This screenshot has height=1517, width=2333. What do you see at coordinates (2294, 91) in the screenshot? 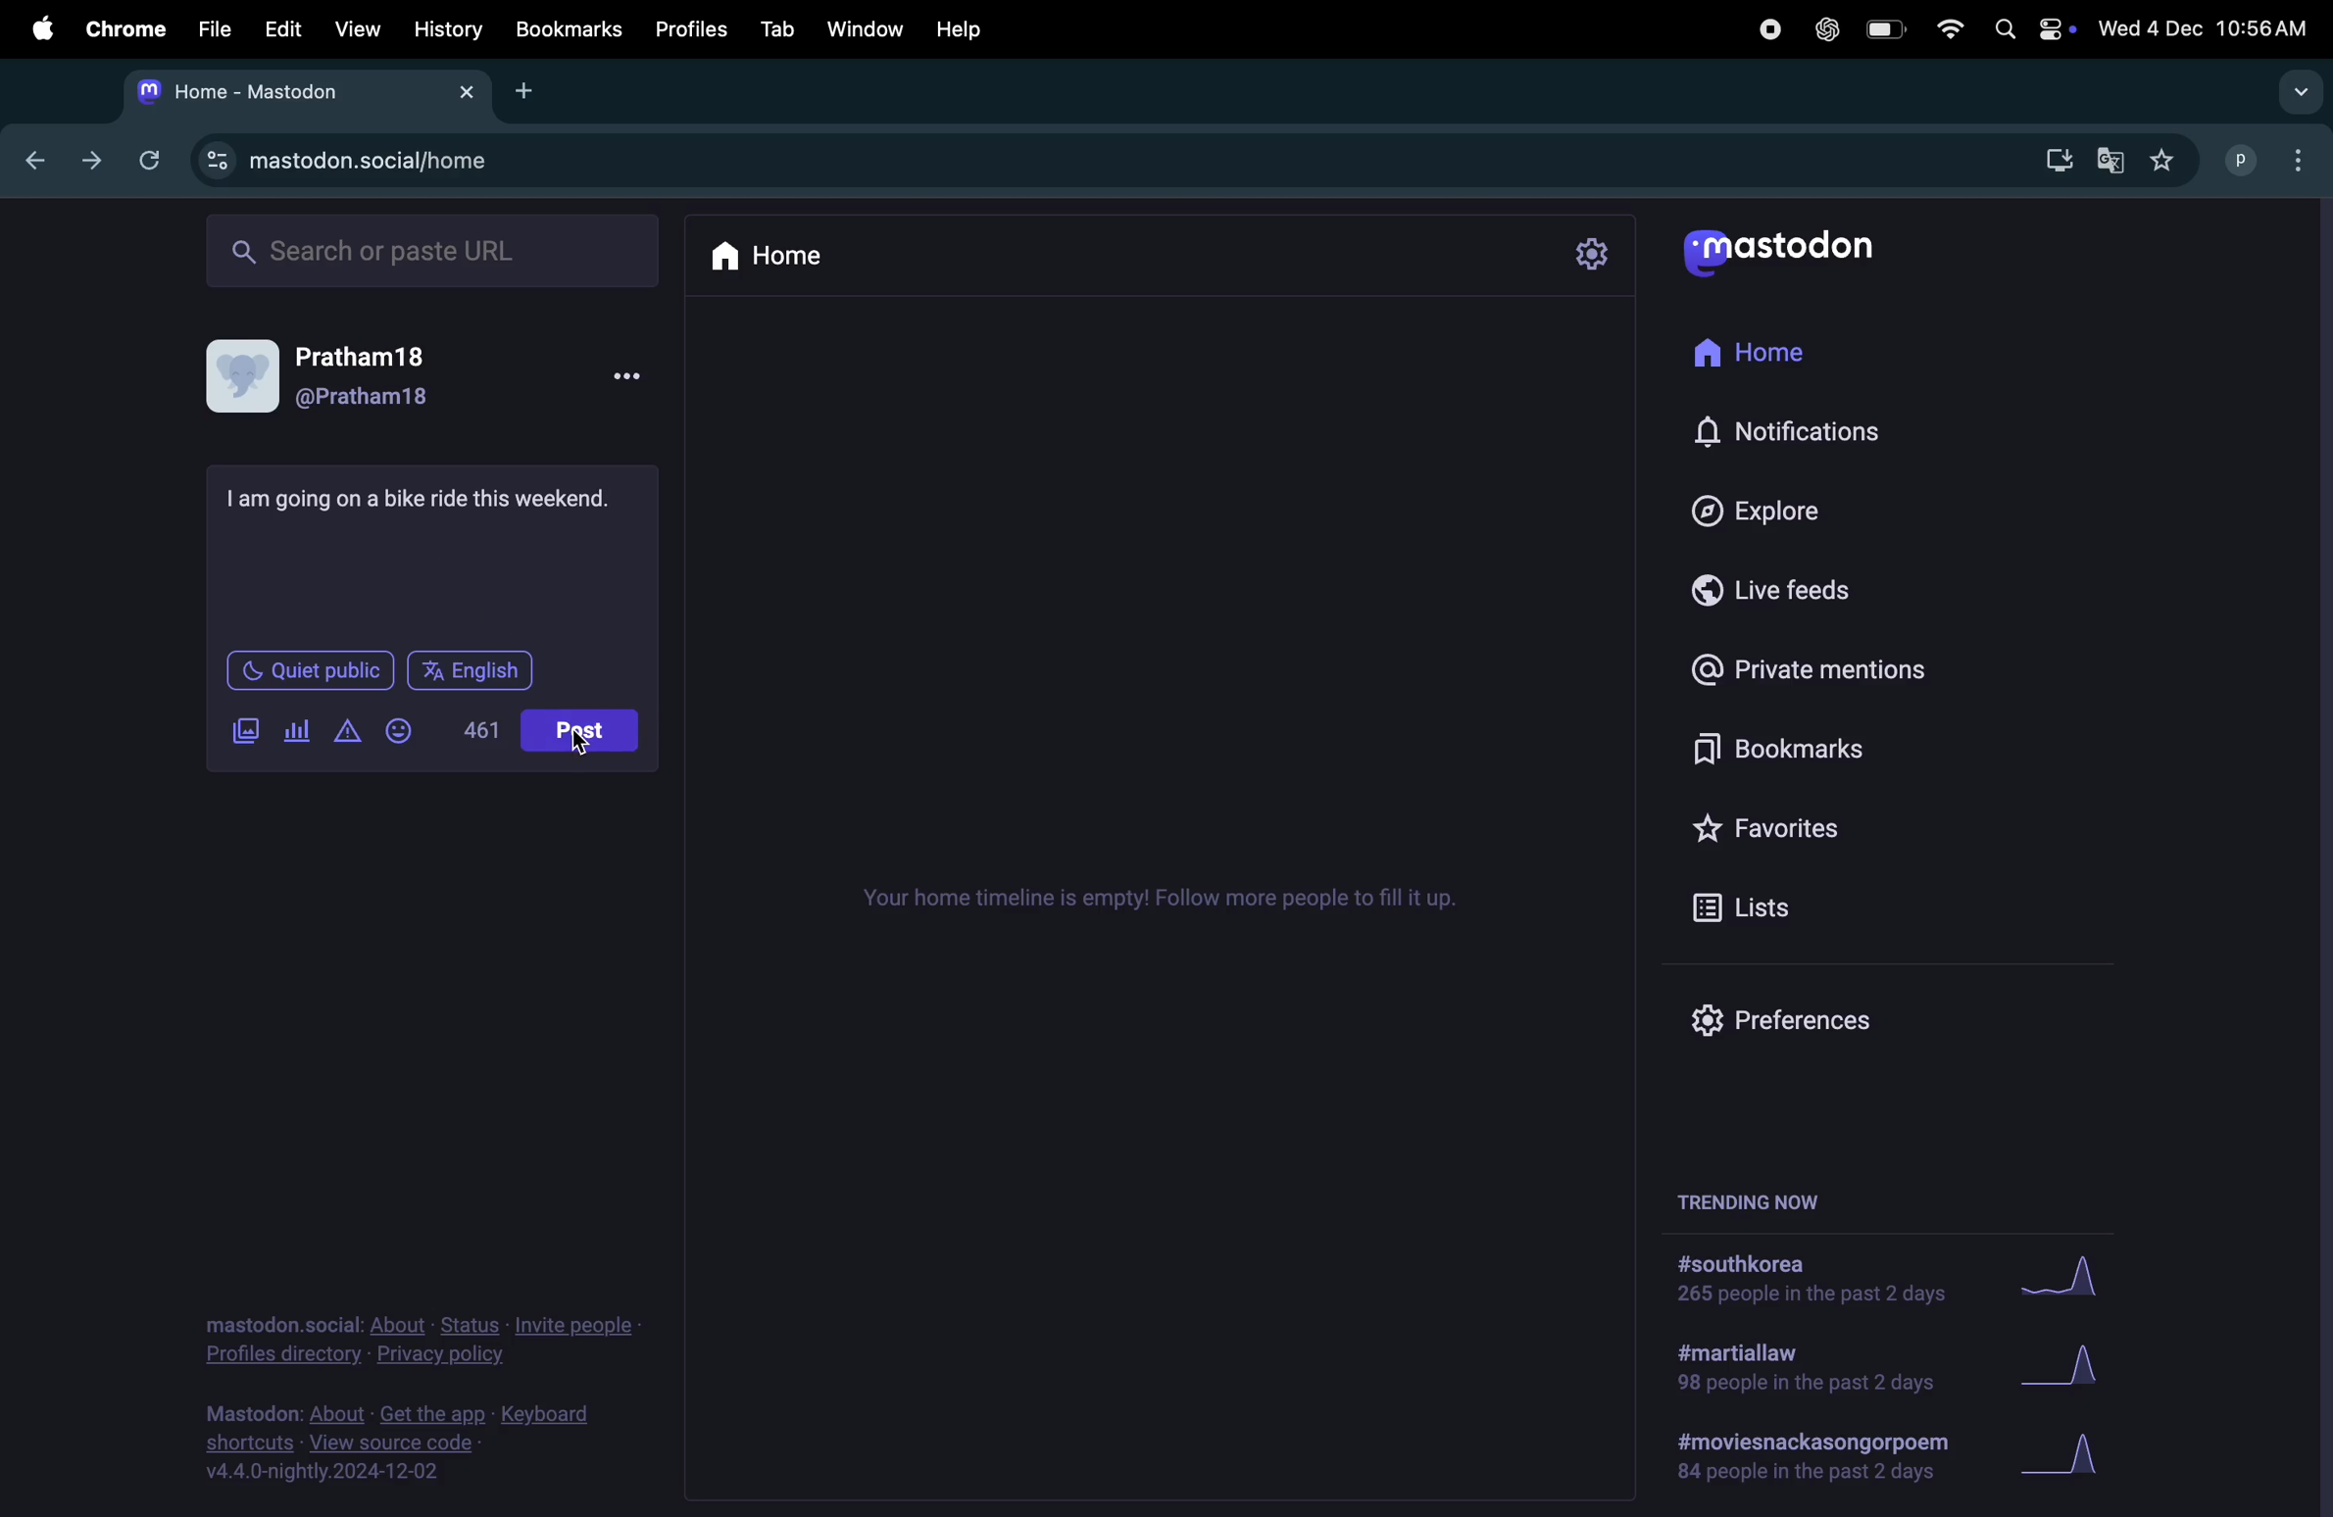
I see `drop down` at bounding box center [2294, 91].